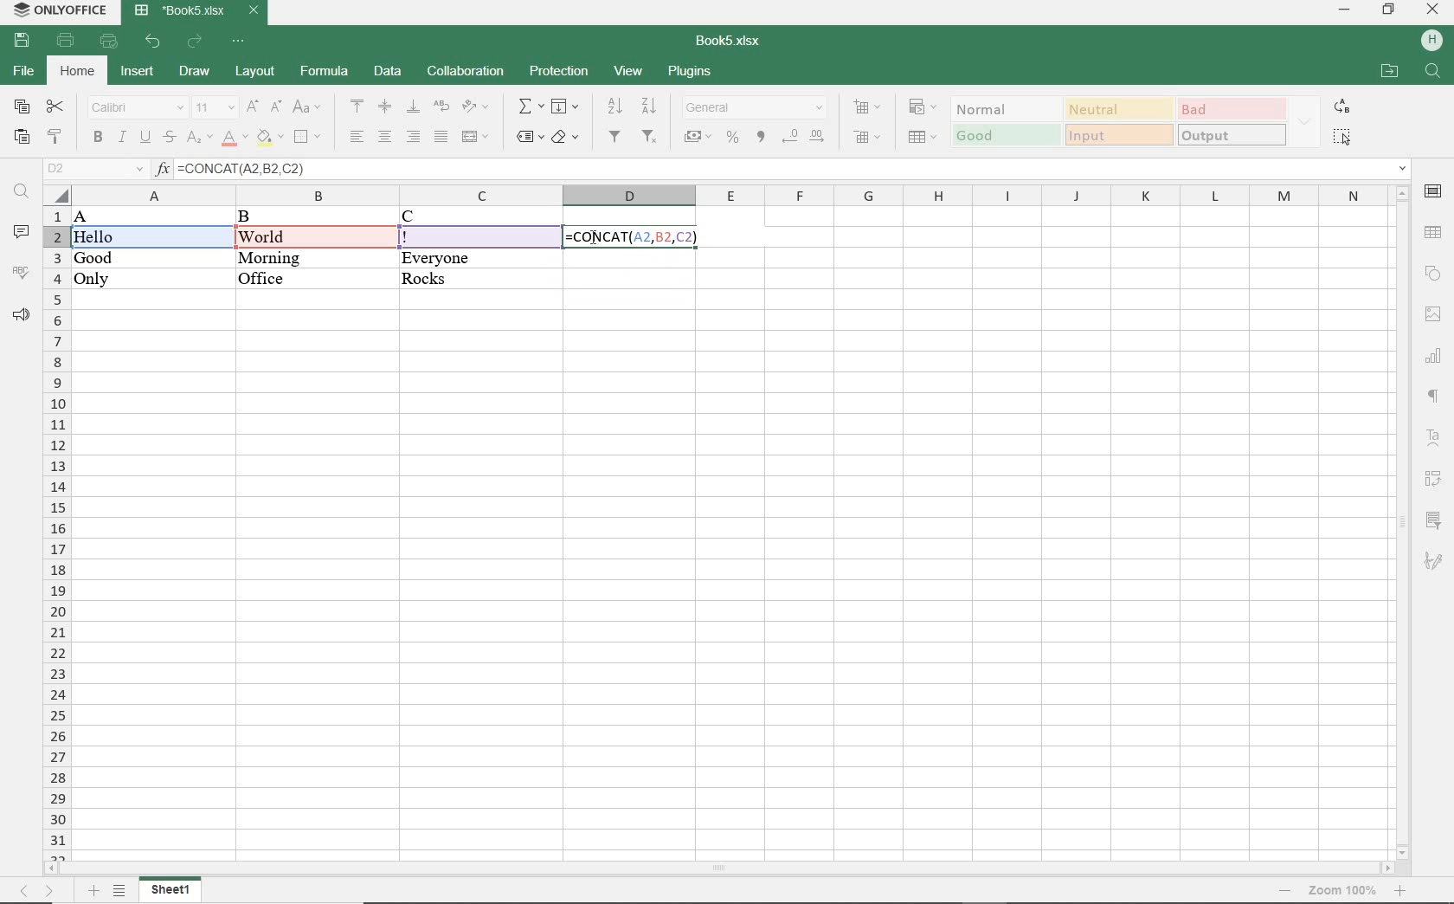  What do you see at coordinates (629, 70) in the screenshot?
I see `VIEW` at bounding box center [629, 70].